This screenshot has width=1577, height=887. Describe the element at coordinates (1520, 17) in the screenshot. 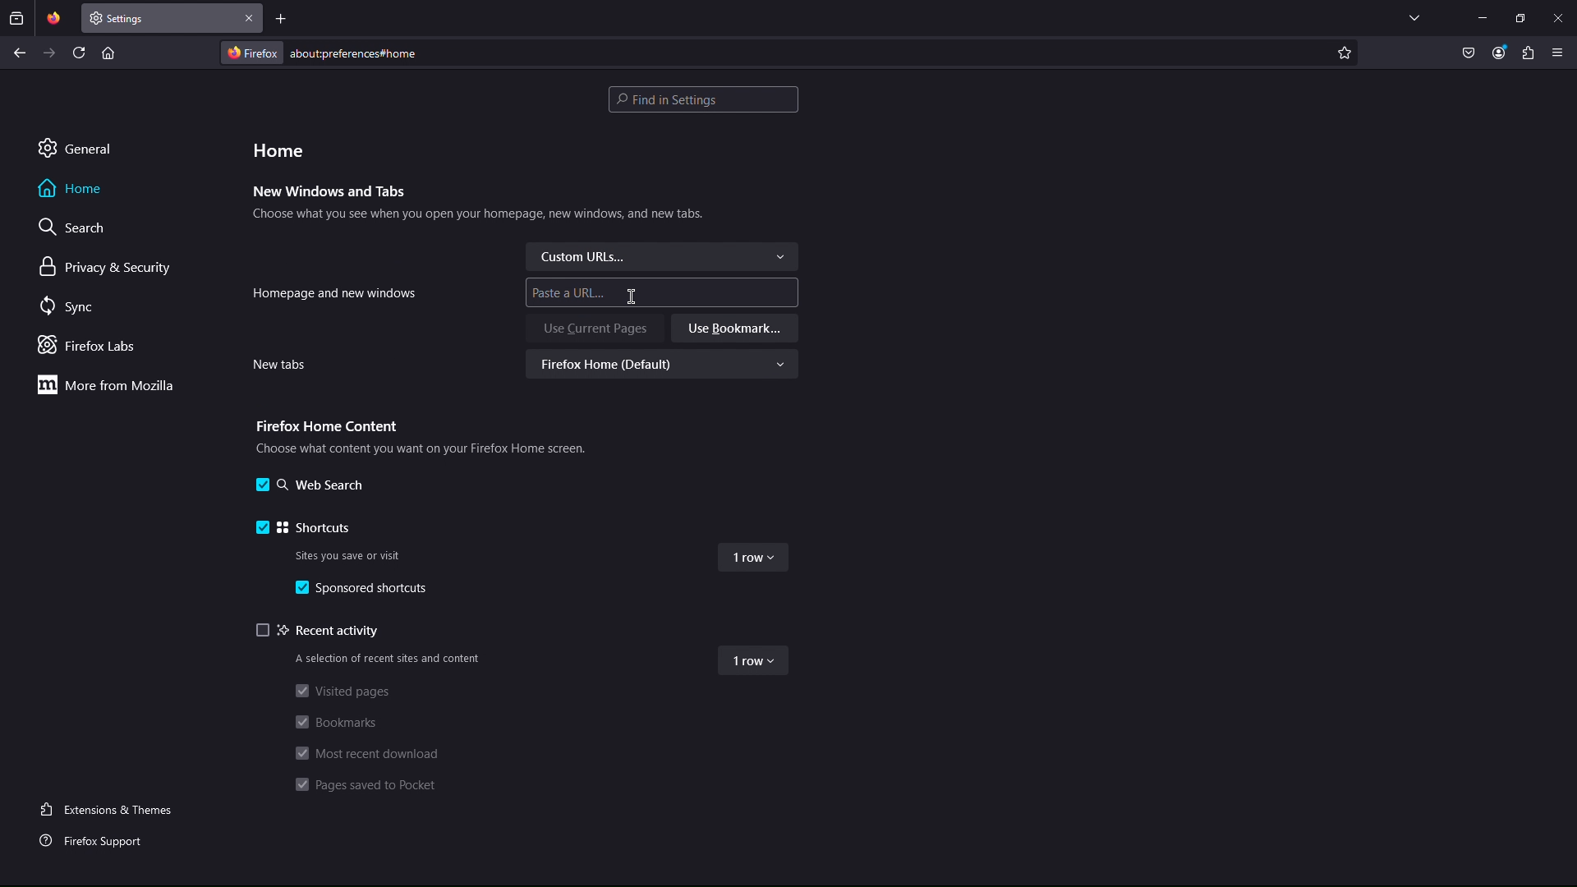

I see `Maximize` at that location.